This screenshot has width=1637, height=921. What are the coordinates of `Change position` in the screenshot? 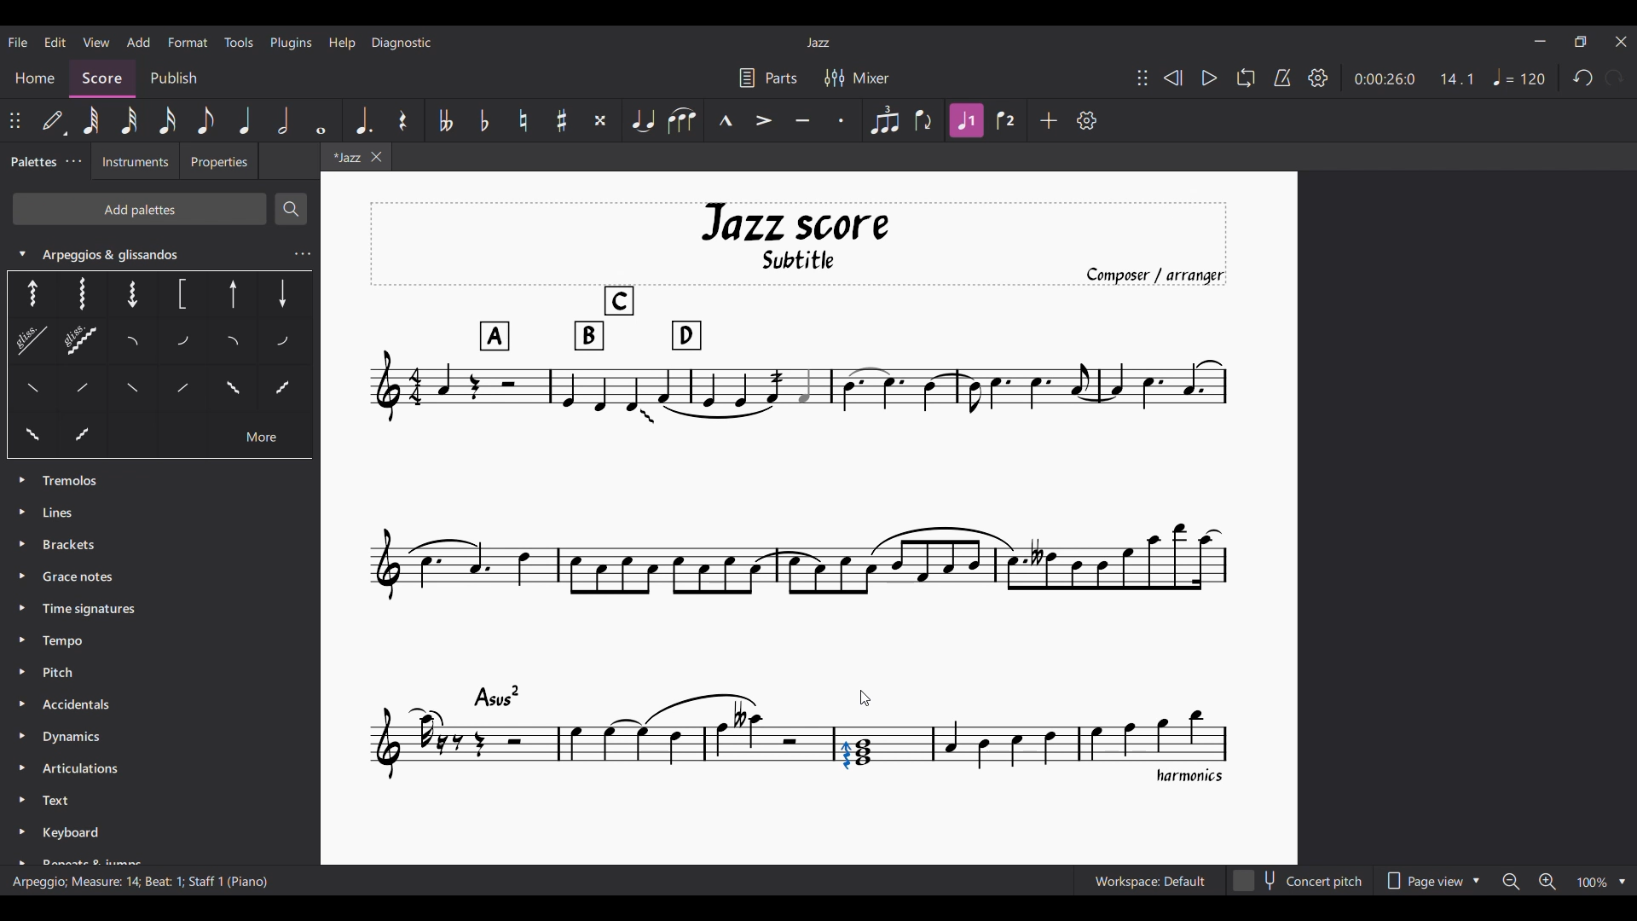 It's located at (1142, 78).